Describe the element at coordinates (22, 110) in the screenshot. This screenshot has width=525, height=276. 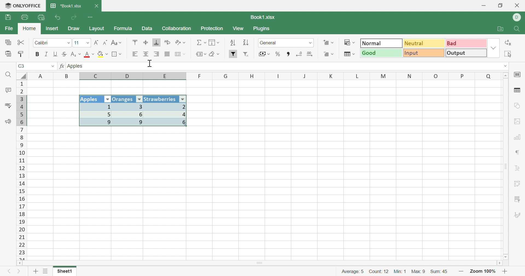
I see `Row numbers 3, 4, 5, 6 and 7 highlighted` at that location.